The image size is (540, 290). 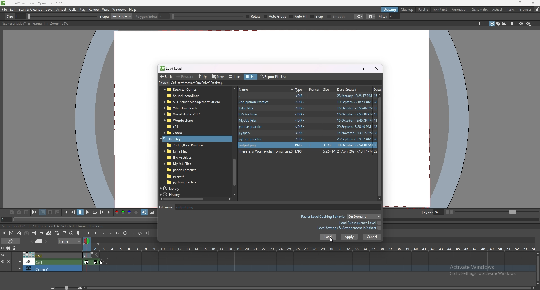 What do you see at coordinates (94, 10) in the screenshot?
I see `render` at bounding box center [94, 10].